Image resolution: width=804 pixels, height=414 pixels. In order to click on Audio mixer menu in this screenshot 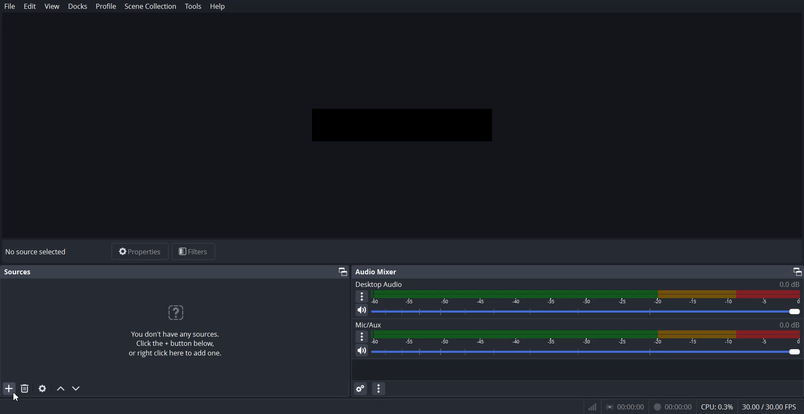, I will do `click(379, 388)`.